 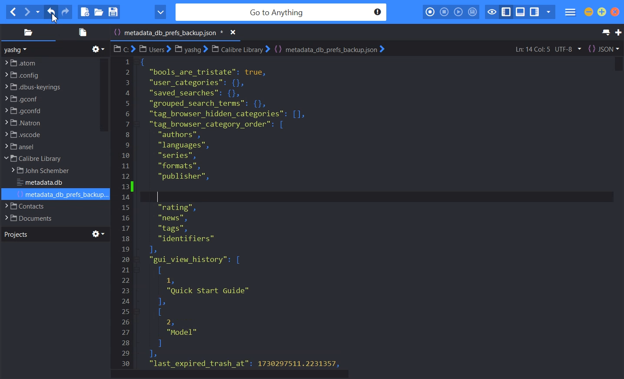 What do you see at coordinates (48, 134) in the screenshot?
I see `File` at bounding box center [48, 134].